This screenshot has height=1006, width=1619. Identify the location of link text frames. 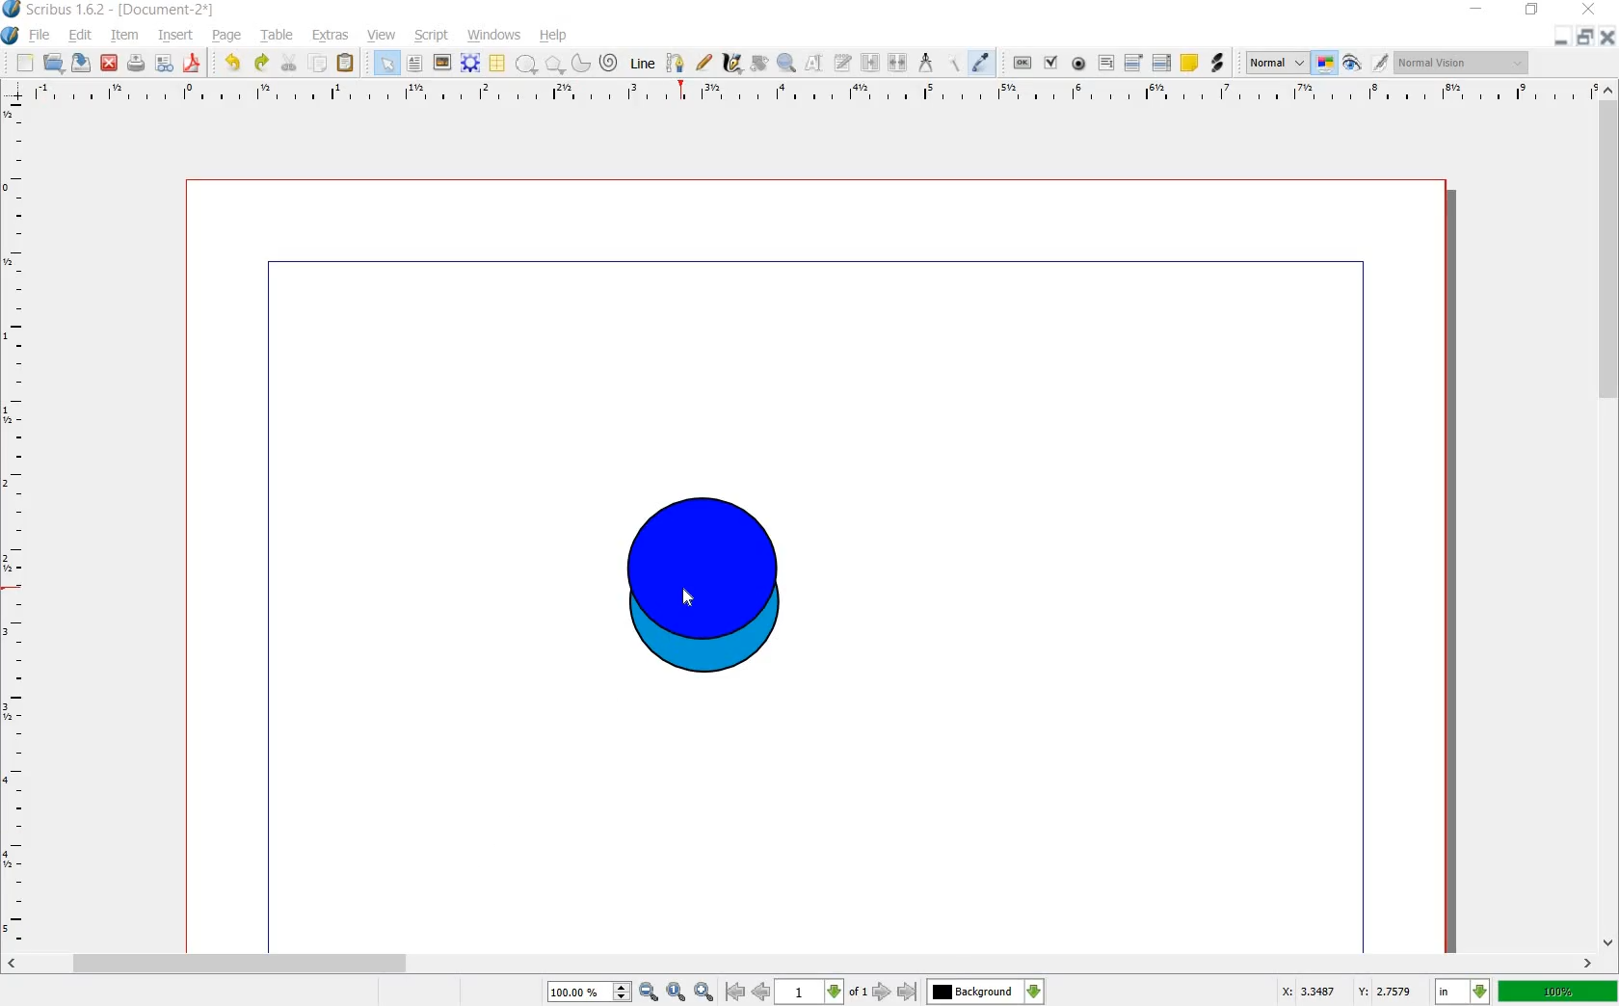
(871, 64).